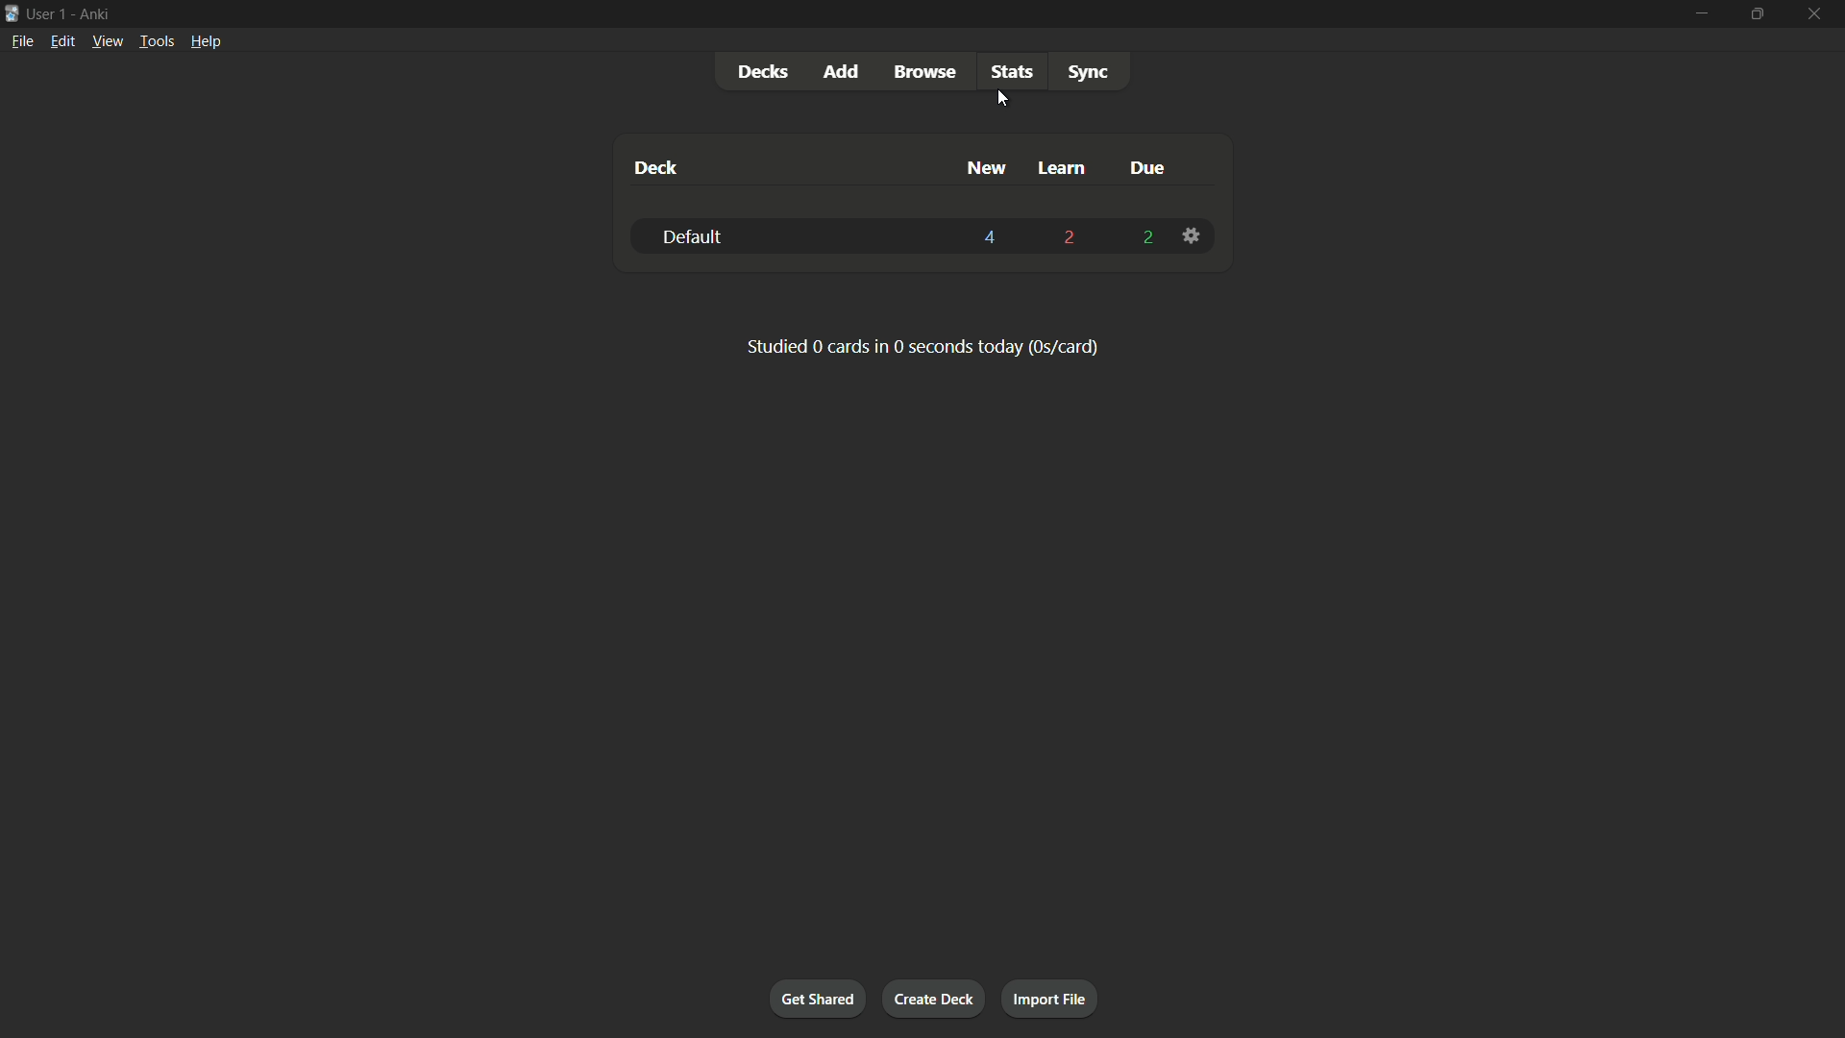 This screenshot has width=1845, height=1038. Describe the element at coordinates (108, 41) in the screenshot. I see `view menu` at that location.